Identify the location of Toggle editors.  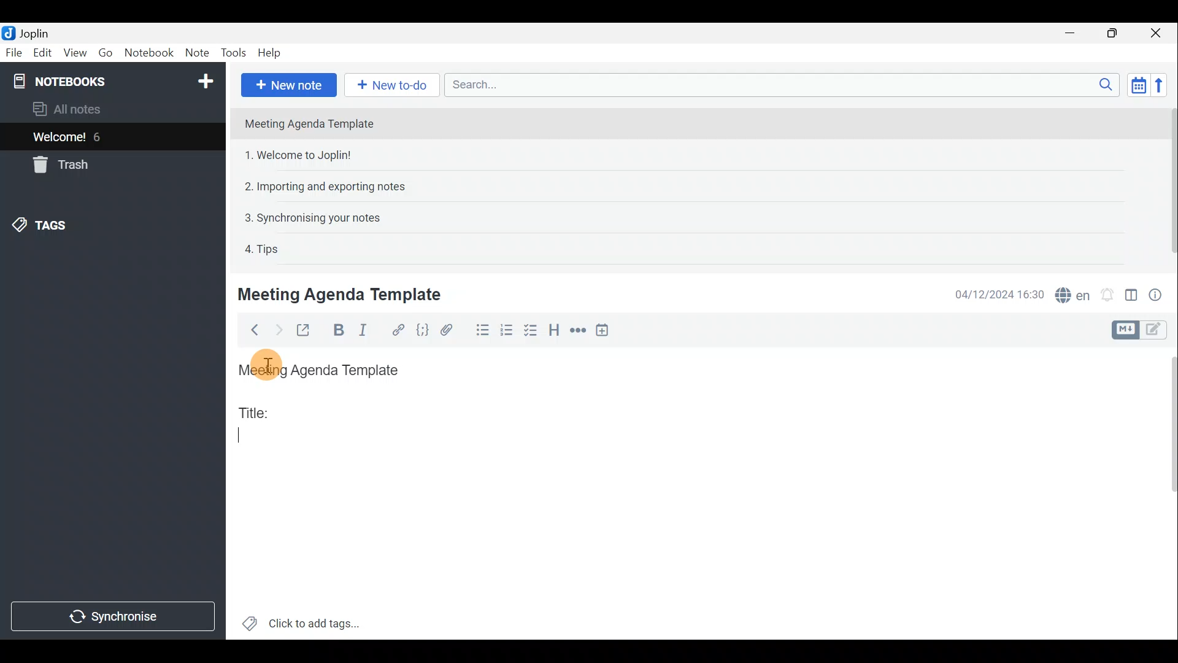
(1157, 331).